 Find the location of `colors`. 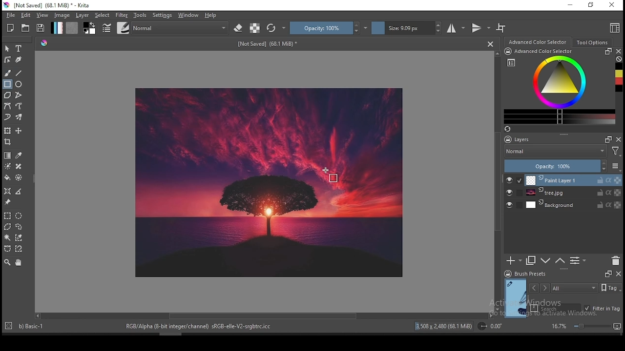

colors is located at coordinates (90, 28).